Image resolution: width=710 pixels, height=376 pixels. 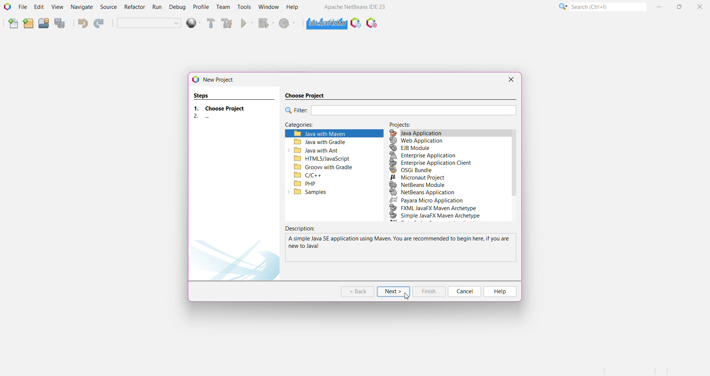 What do you see at coordinates (429, 291) in the screenshot?
I see `Finish` at bounding box center [429, 291].